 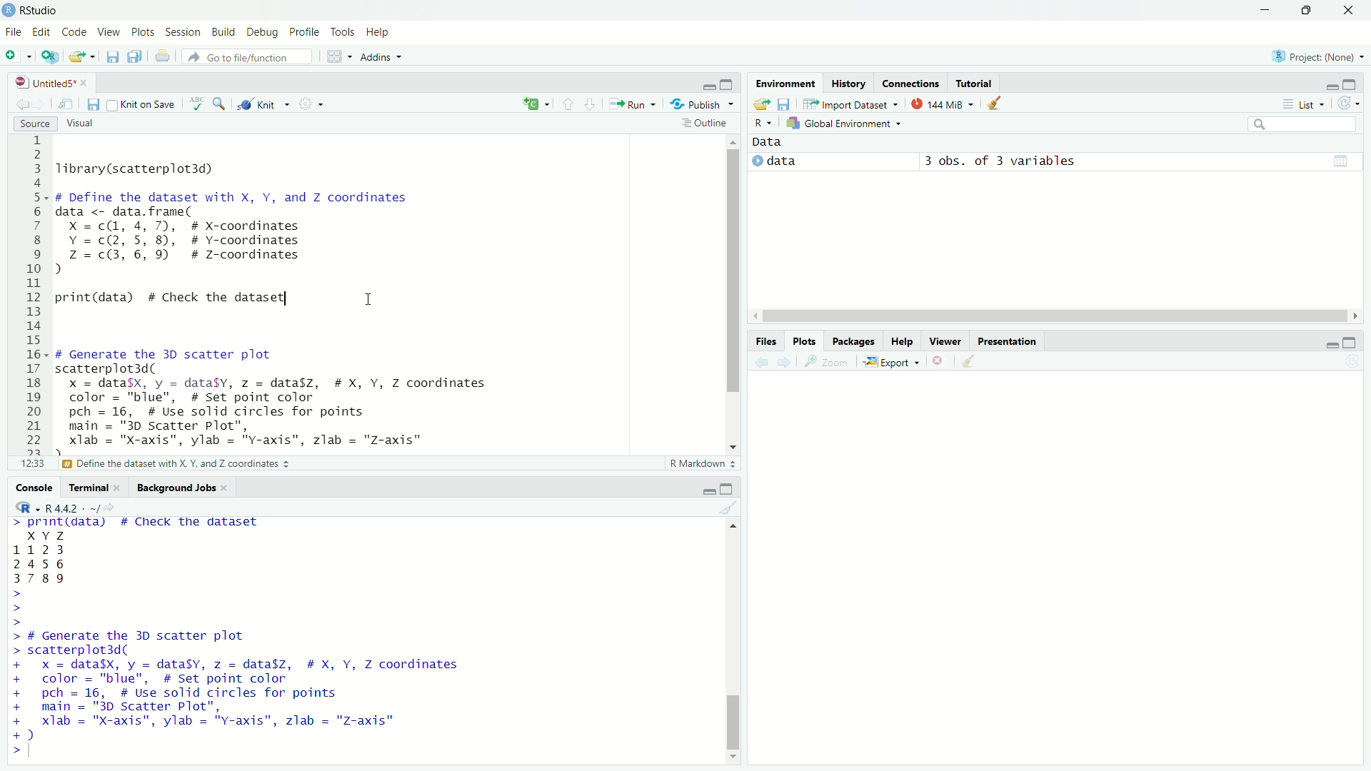 What do you see at coordinates (263, 33) in the screenshot?
I see `debug` at bounding box center [263, 33].